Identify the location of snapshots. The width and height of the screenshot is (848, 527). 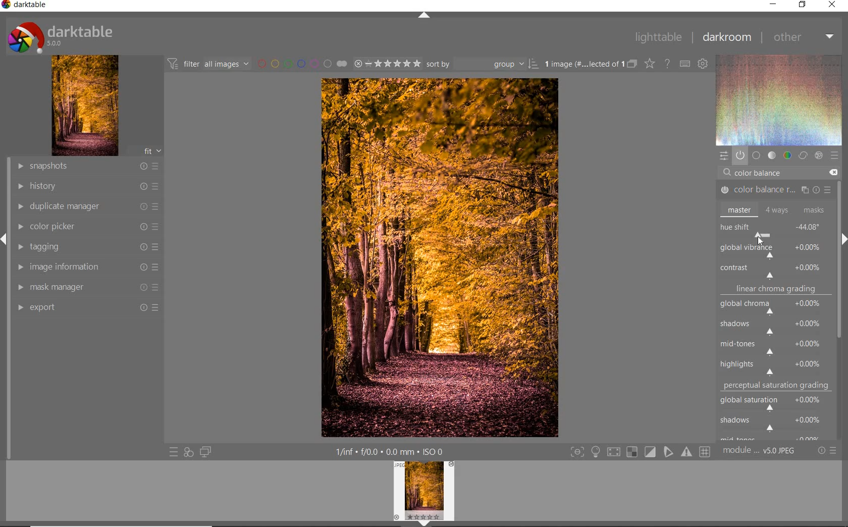
(89, 167).